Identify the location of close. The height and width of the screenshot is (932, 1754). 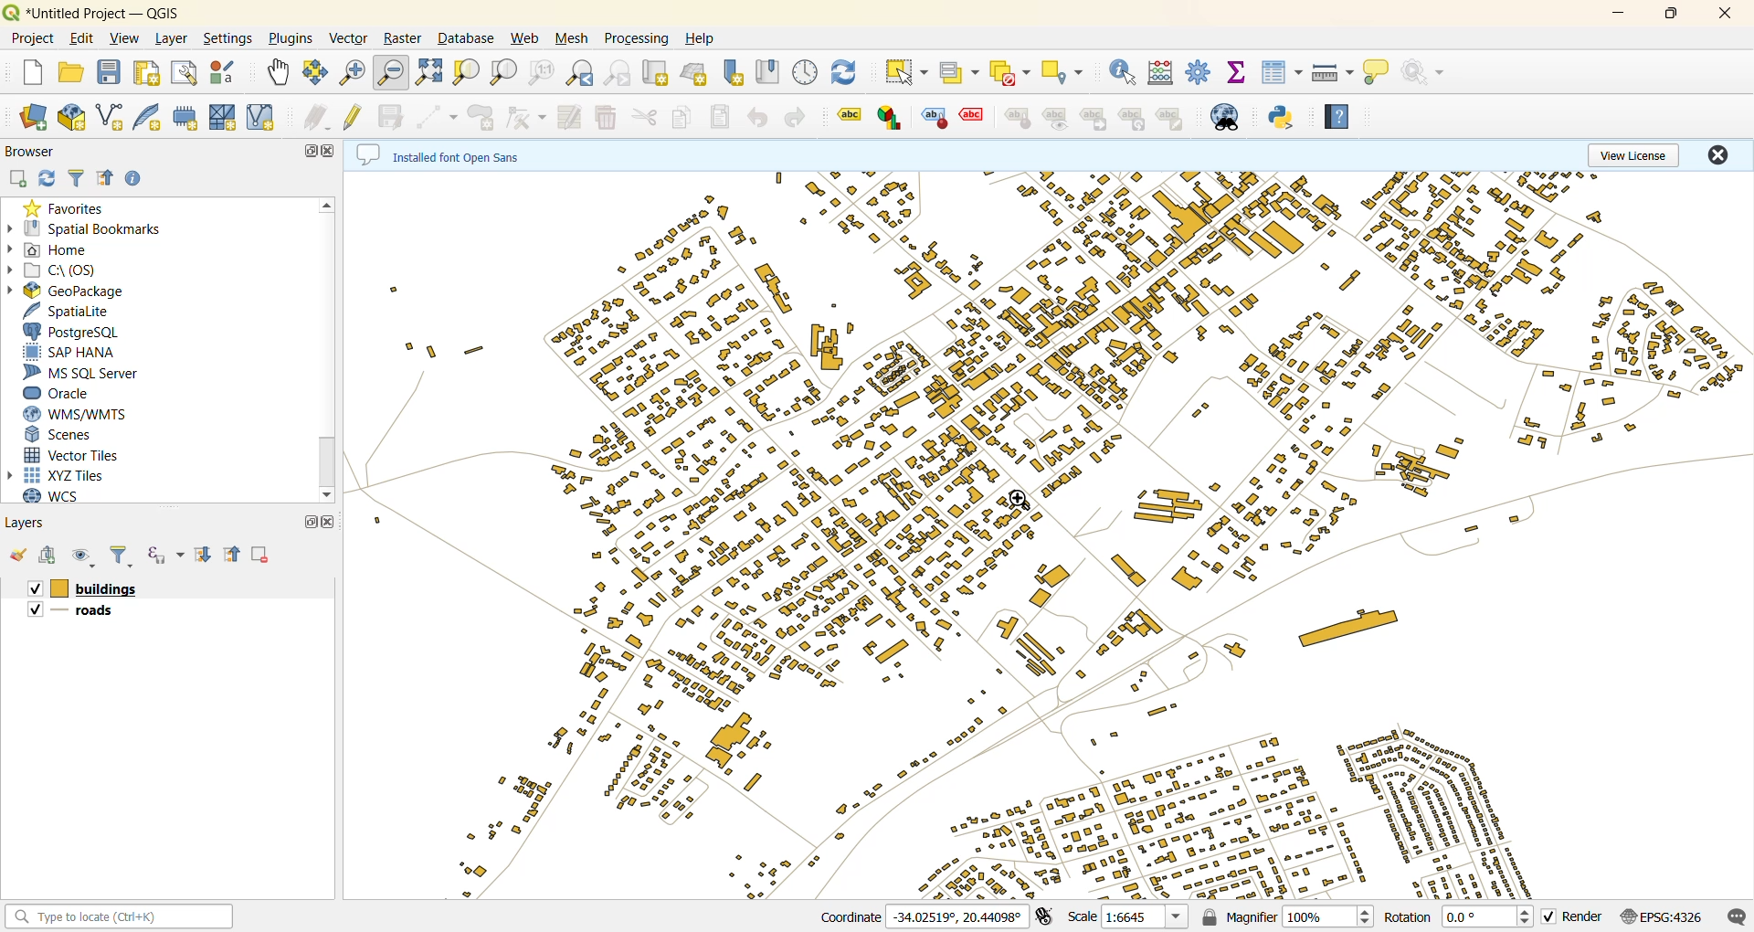
(1731, 15).